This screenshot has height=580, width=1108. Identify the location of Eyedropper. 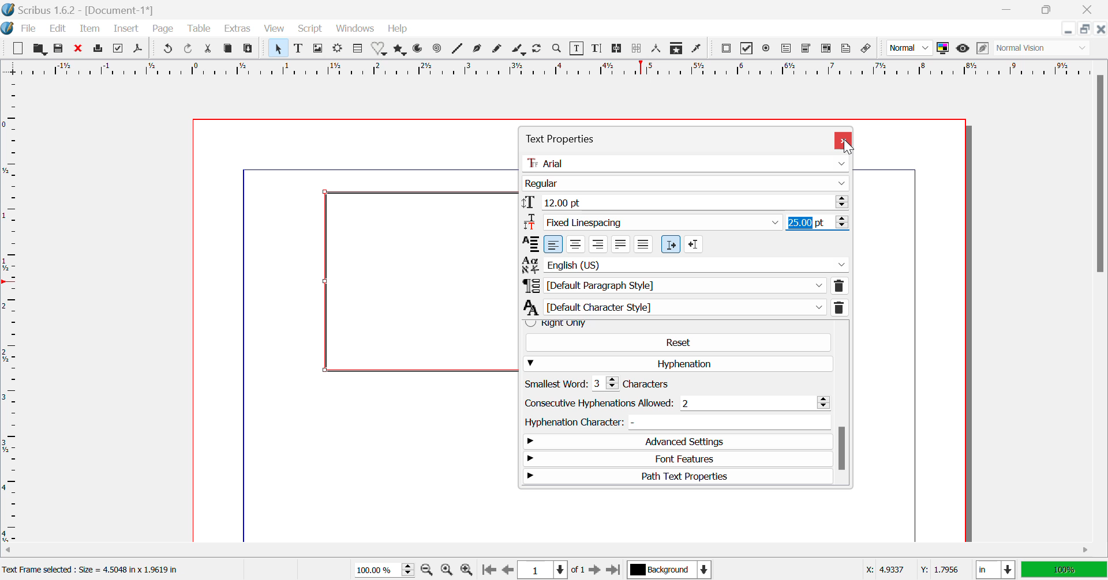
(698, 48).